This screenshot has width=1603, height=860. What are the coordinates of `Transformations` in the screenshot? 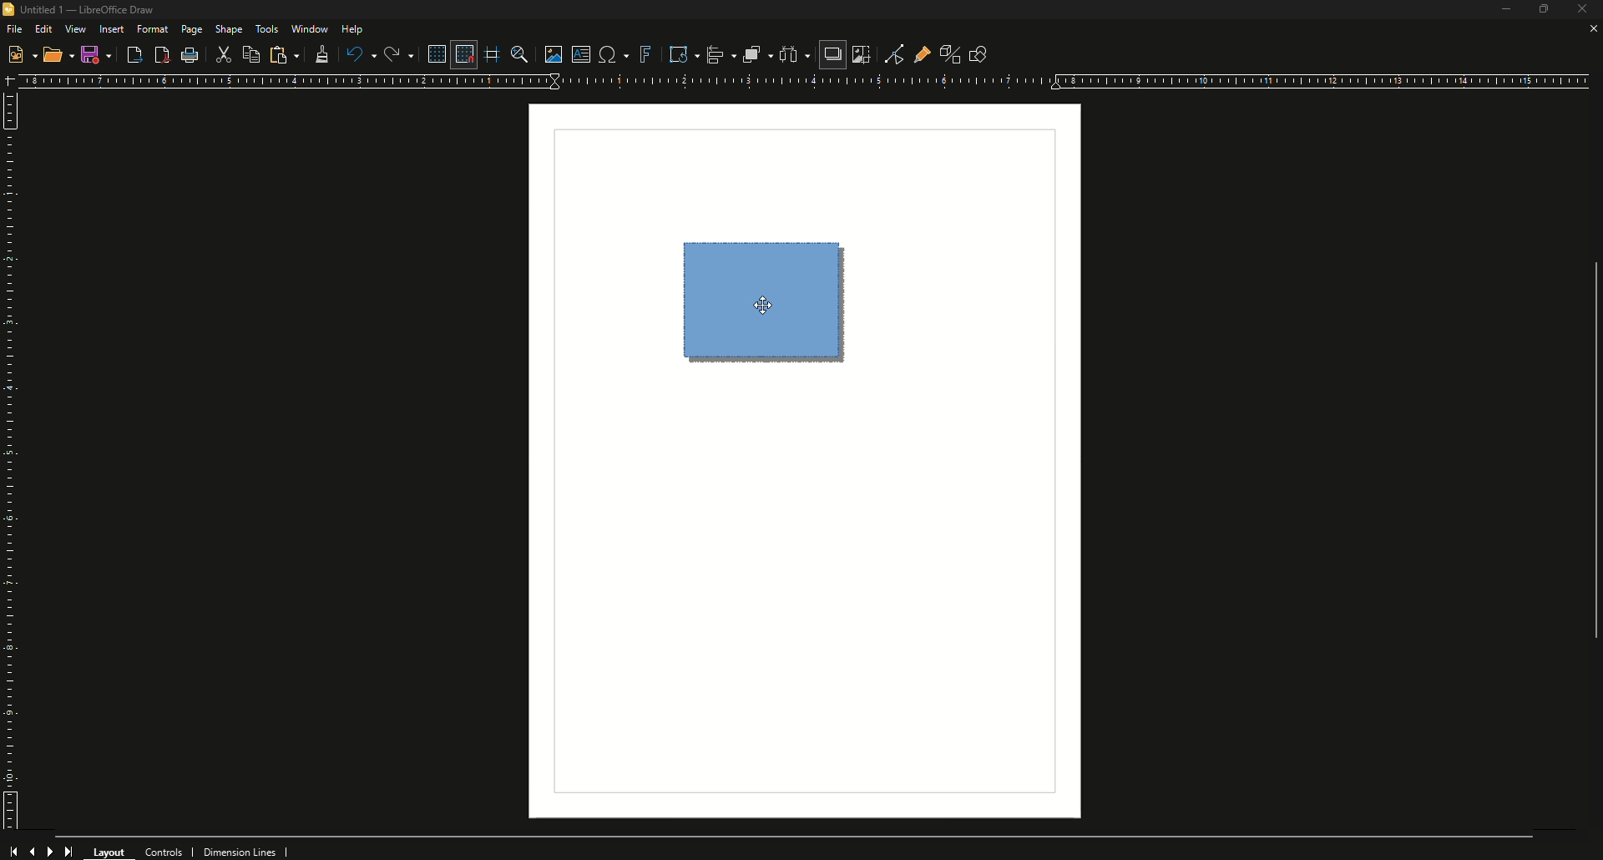 It's located at (676, 53).